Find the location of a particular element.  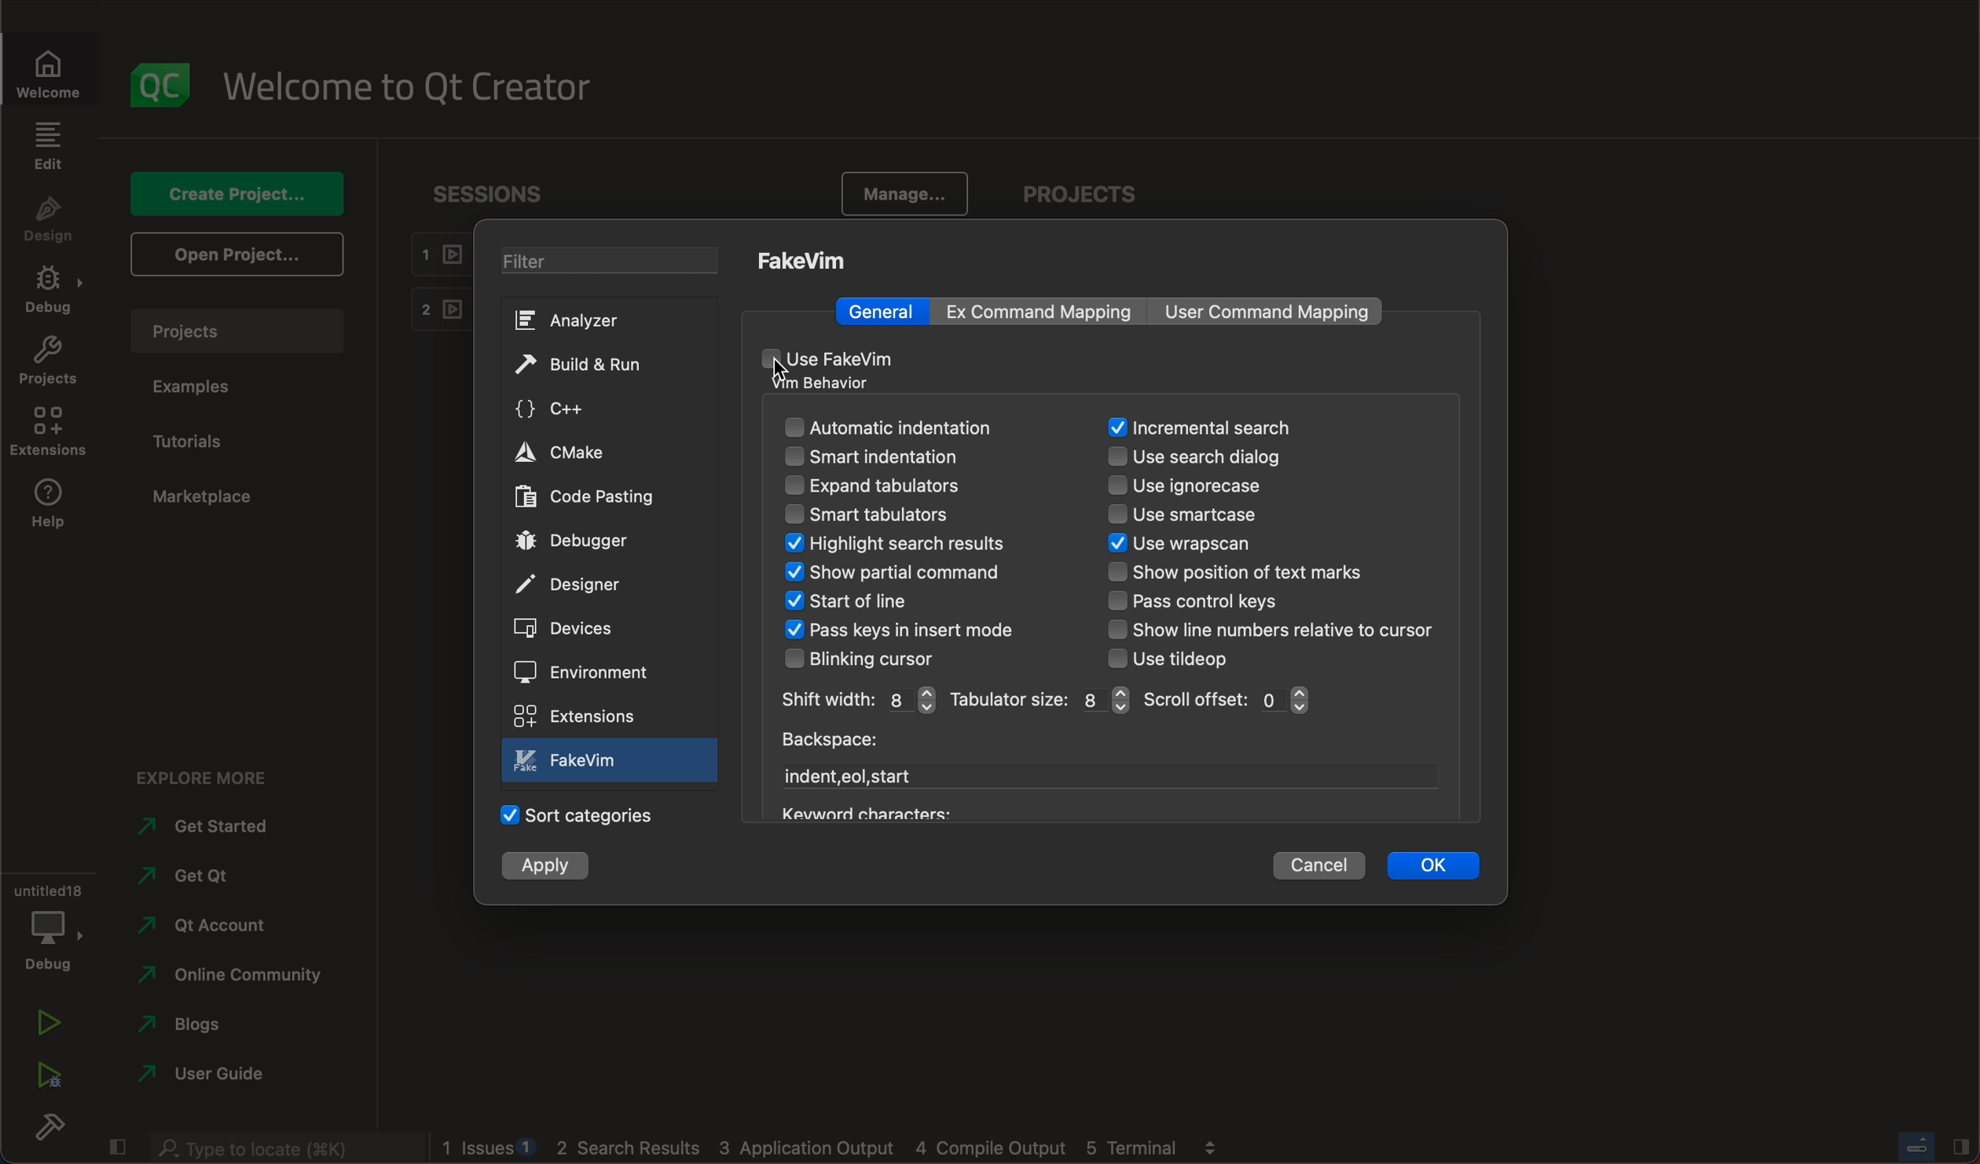

show command is located at coordinates (896, 573).